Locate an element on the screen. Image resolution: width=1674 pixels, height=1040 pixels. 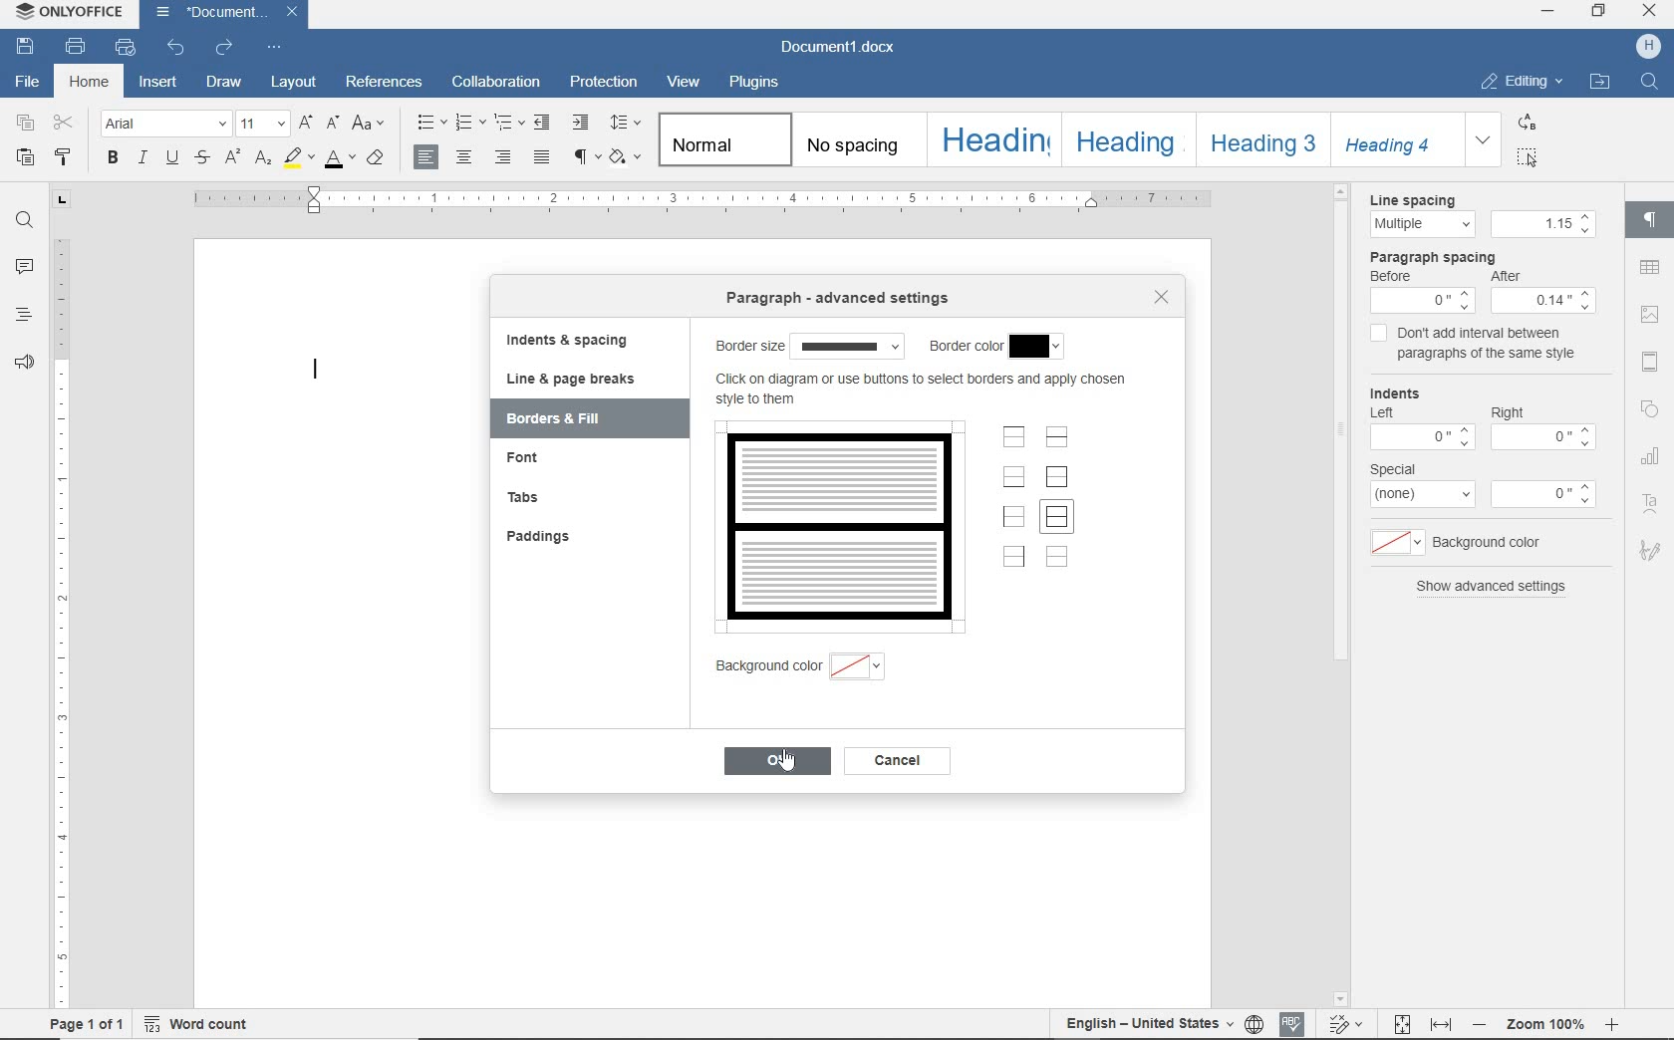
chart is located at coordinates (1650, 455).